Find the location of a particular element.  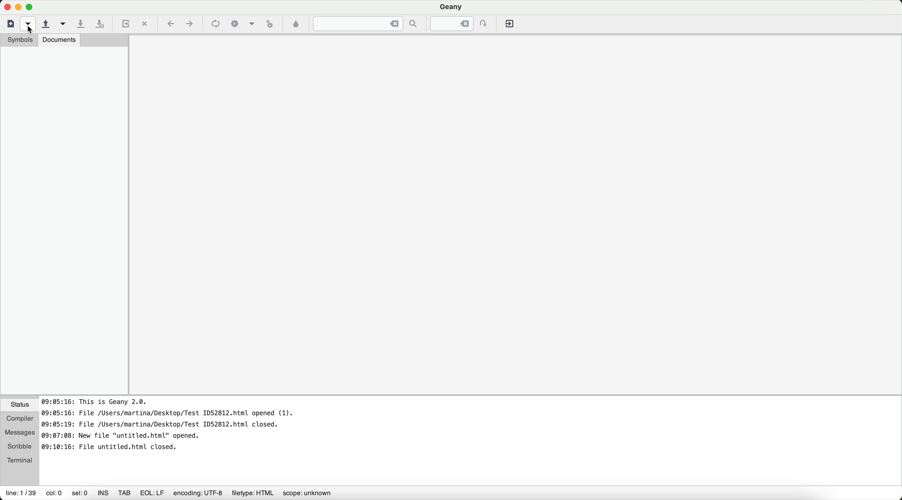

build the current file is located at coordinates (236, 25).